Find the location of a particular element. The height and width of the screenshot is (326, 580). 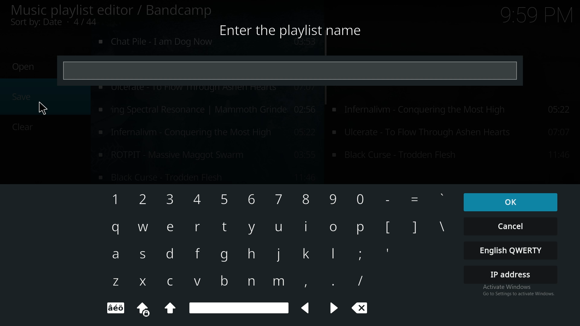

keyboard input is located at coordinates (280, 255).